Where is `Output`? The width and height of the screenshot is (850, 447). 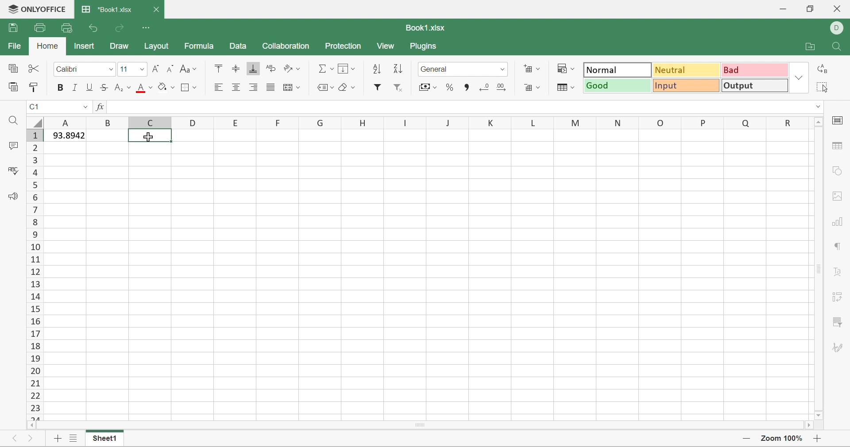
Output is located at coordinates (754, 85).